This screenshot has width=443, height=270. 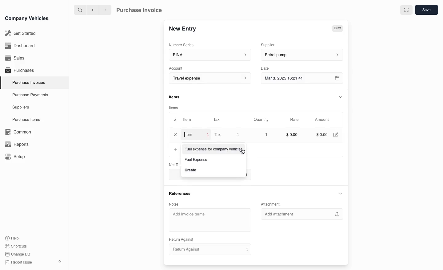 What do you see at coordinates (92, 10) in the screenshot?
I see `previous` at bounding box center [92, 10].